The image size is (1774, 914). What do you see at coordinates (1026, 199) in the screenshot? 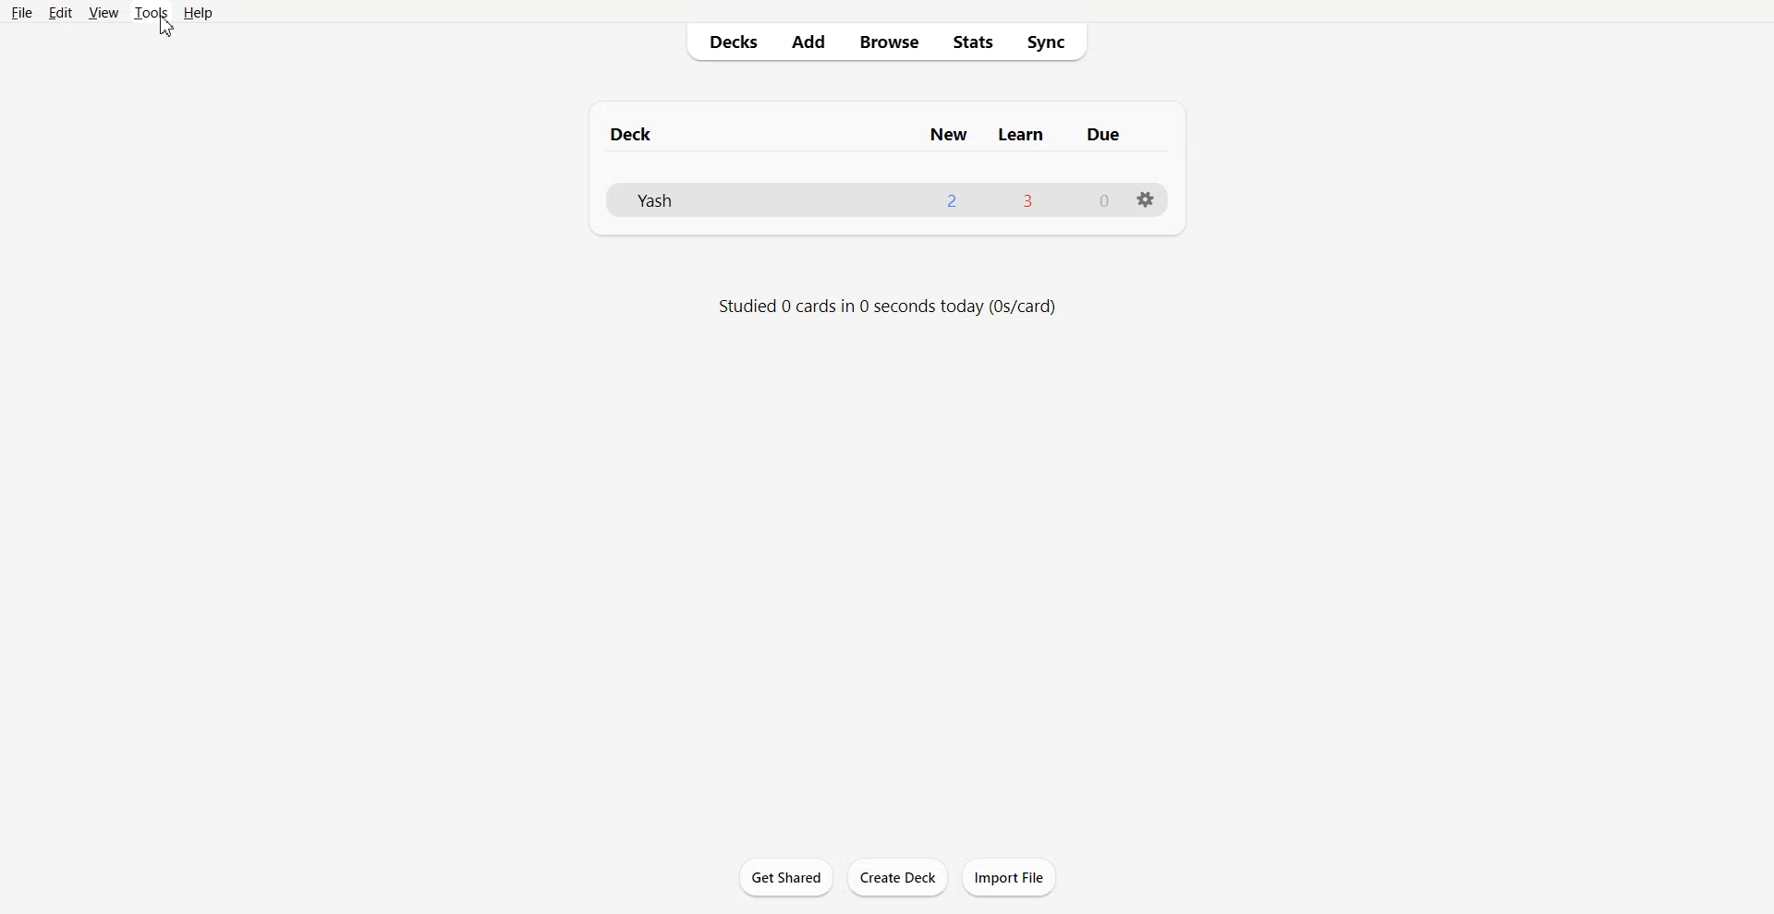
I see `3` at bounding box center [1026, 199].